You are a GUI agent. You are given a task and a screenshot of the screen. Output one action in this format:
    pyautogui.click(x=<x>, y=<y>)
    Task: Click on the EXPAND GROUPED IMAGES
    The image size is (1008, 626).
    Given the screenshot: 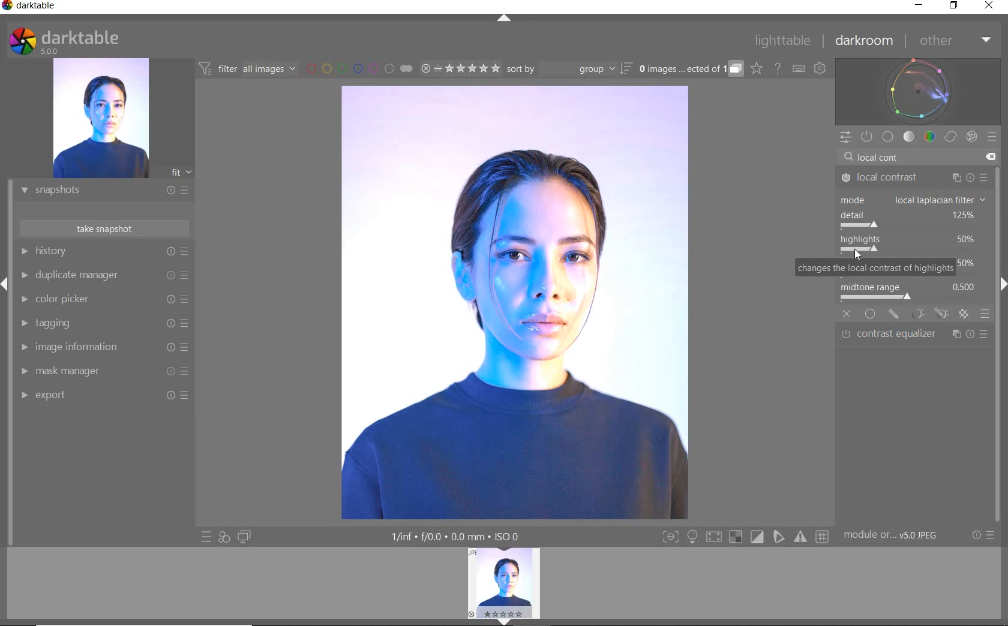 What is the action you would take?
    pyautogui.click(x=691, y=70)
    